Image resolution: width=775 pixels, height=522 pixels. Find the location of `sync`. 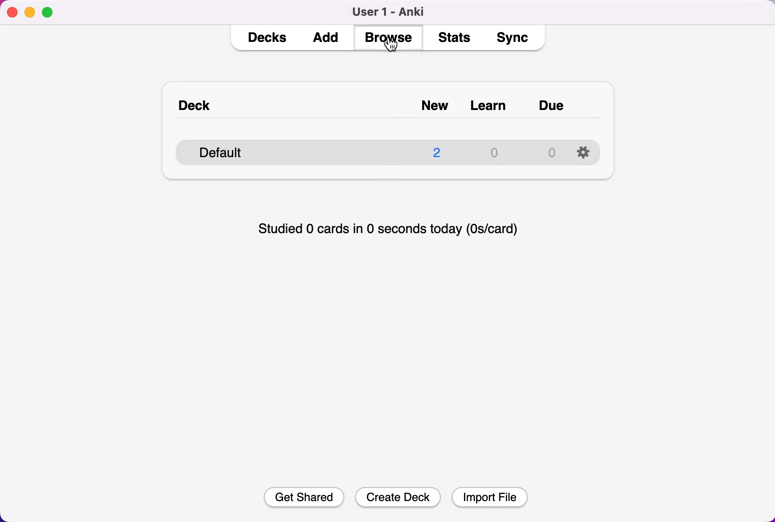

sync is located at coordinates (520, 40).